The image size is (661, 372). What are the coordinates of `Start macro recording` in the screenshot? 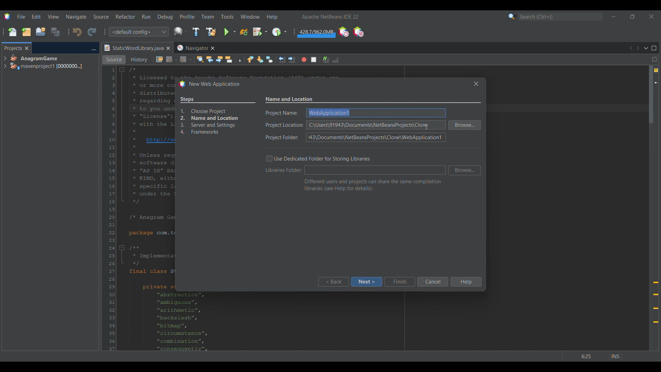 It's located at (304, 60).